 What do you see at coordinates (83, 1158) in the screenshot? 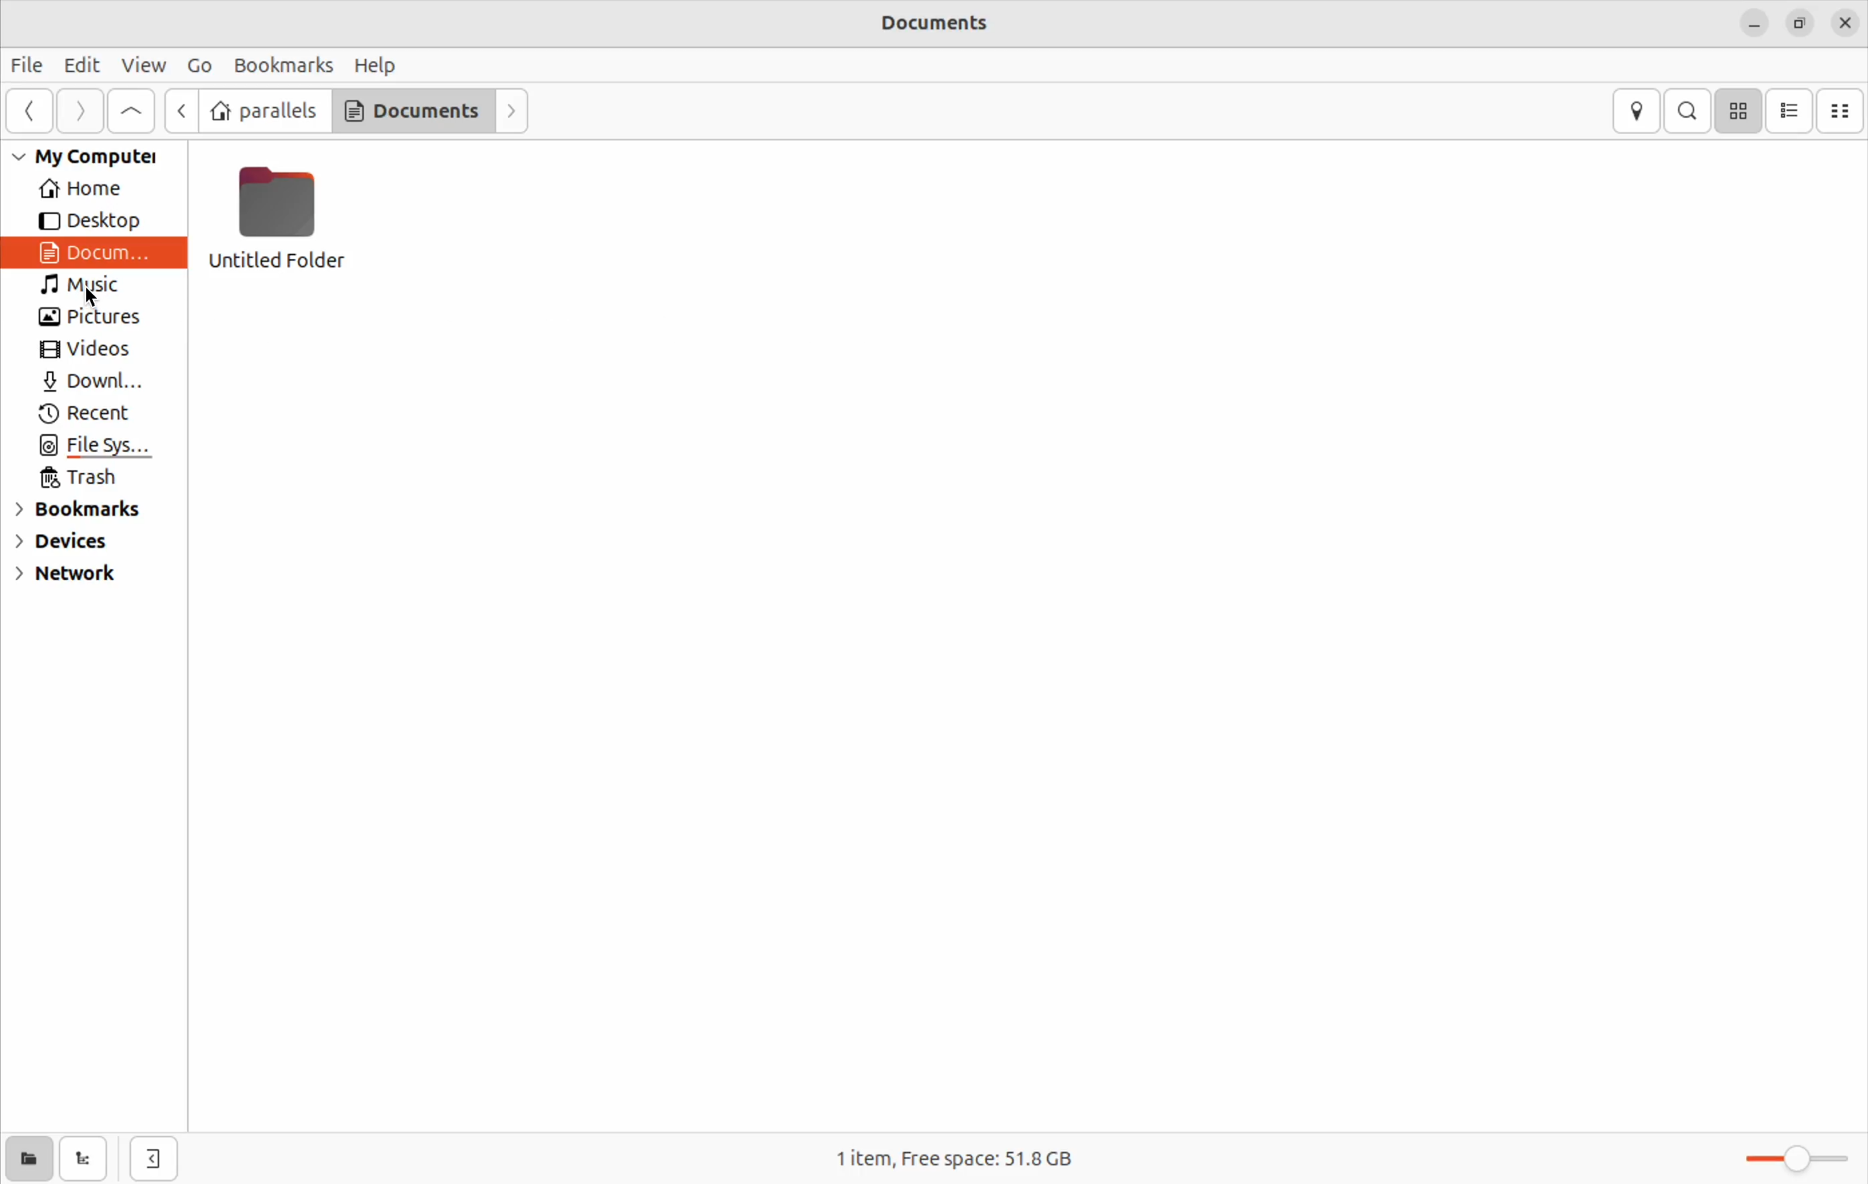
I see `show tree view` at bounding box center [83, 1158].